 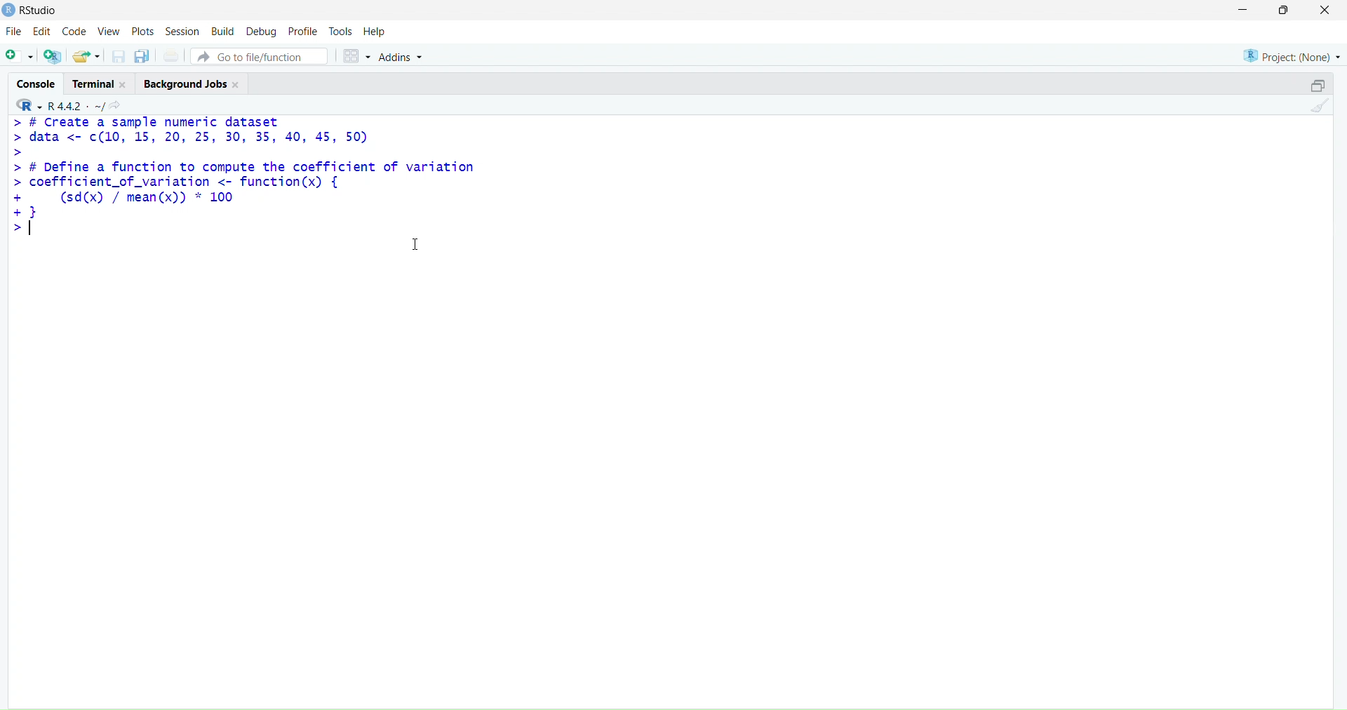 What do you see at coordinates (182, 32) in the screenshot?
I see `session` at bounding box center [182, 32].